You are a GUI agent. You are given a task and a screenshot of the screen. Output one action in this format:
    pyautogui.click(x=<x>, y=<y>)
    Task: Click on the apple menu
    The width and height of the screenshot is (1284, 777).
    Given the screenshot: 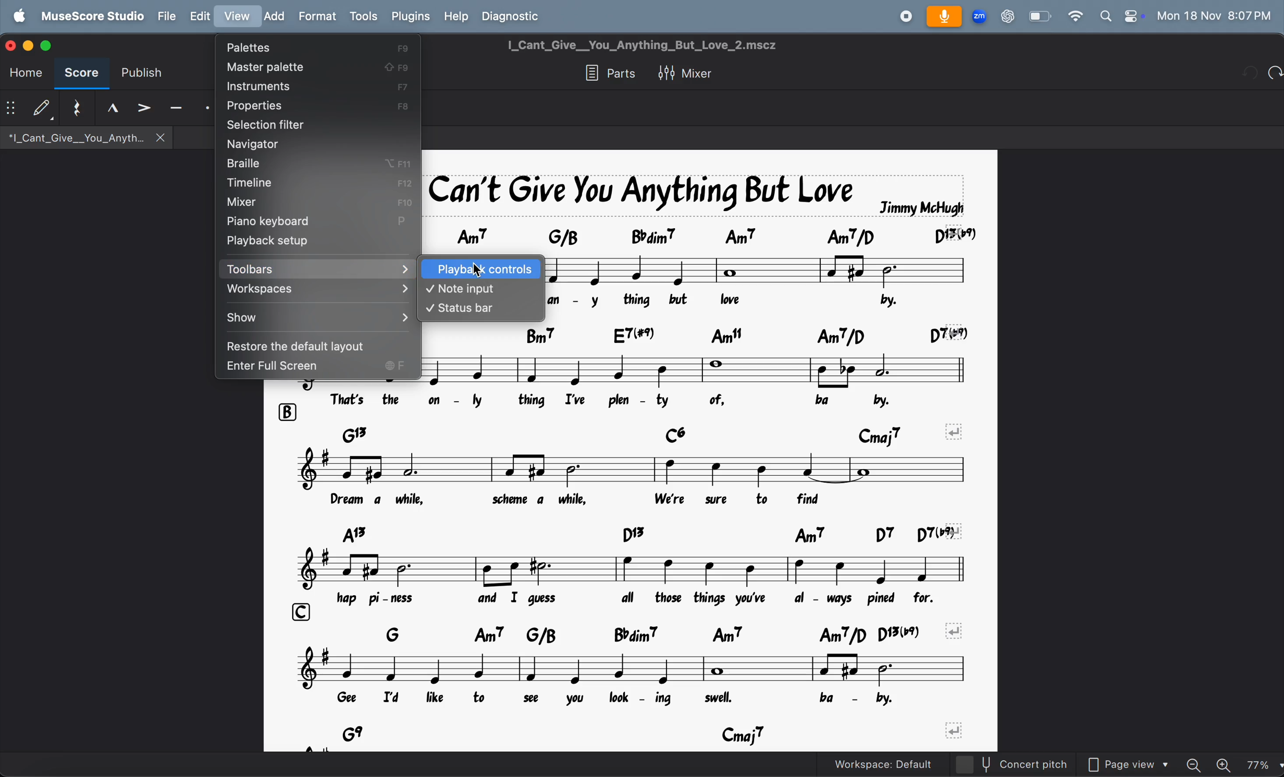 What is the action you would take?
    pyautogui.click(x=16, y=16)
    